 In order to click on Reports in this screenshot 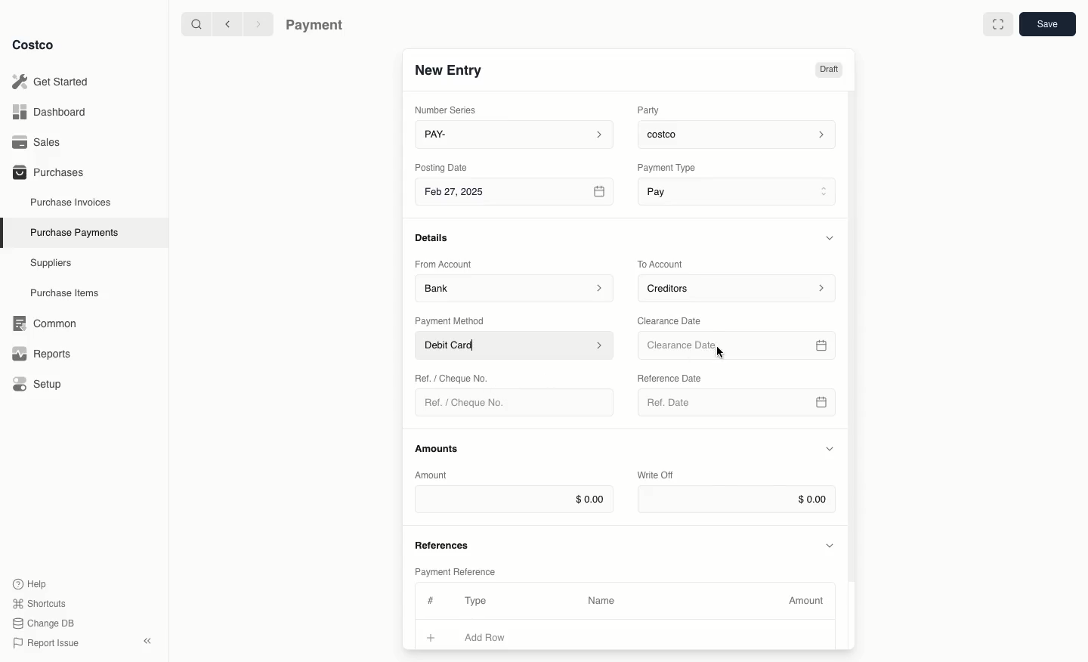, I will do `click(39, 351)`.